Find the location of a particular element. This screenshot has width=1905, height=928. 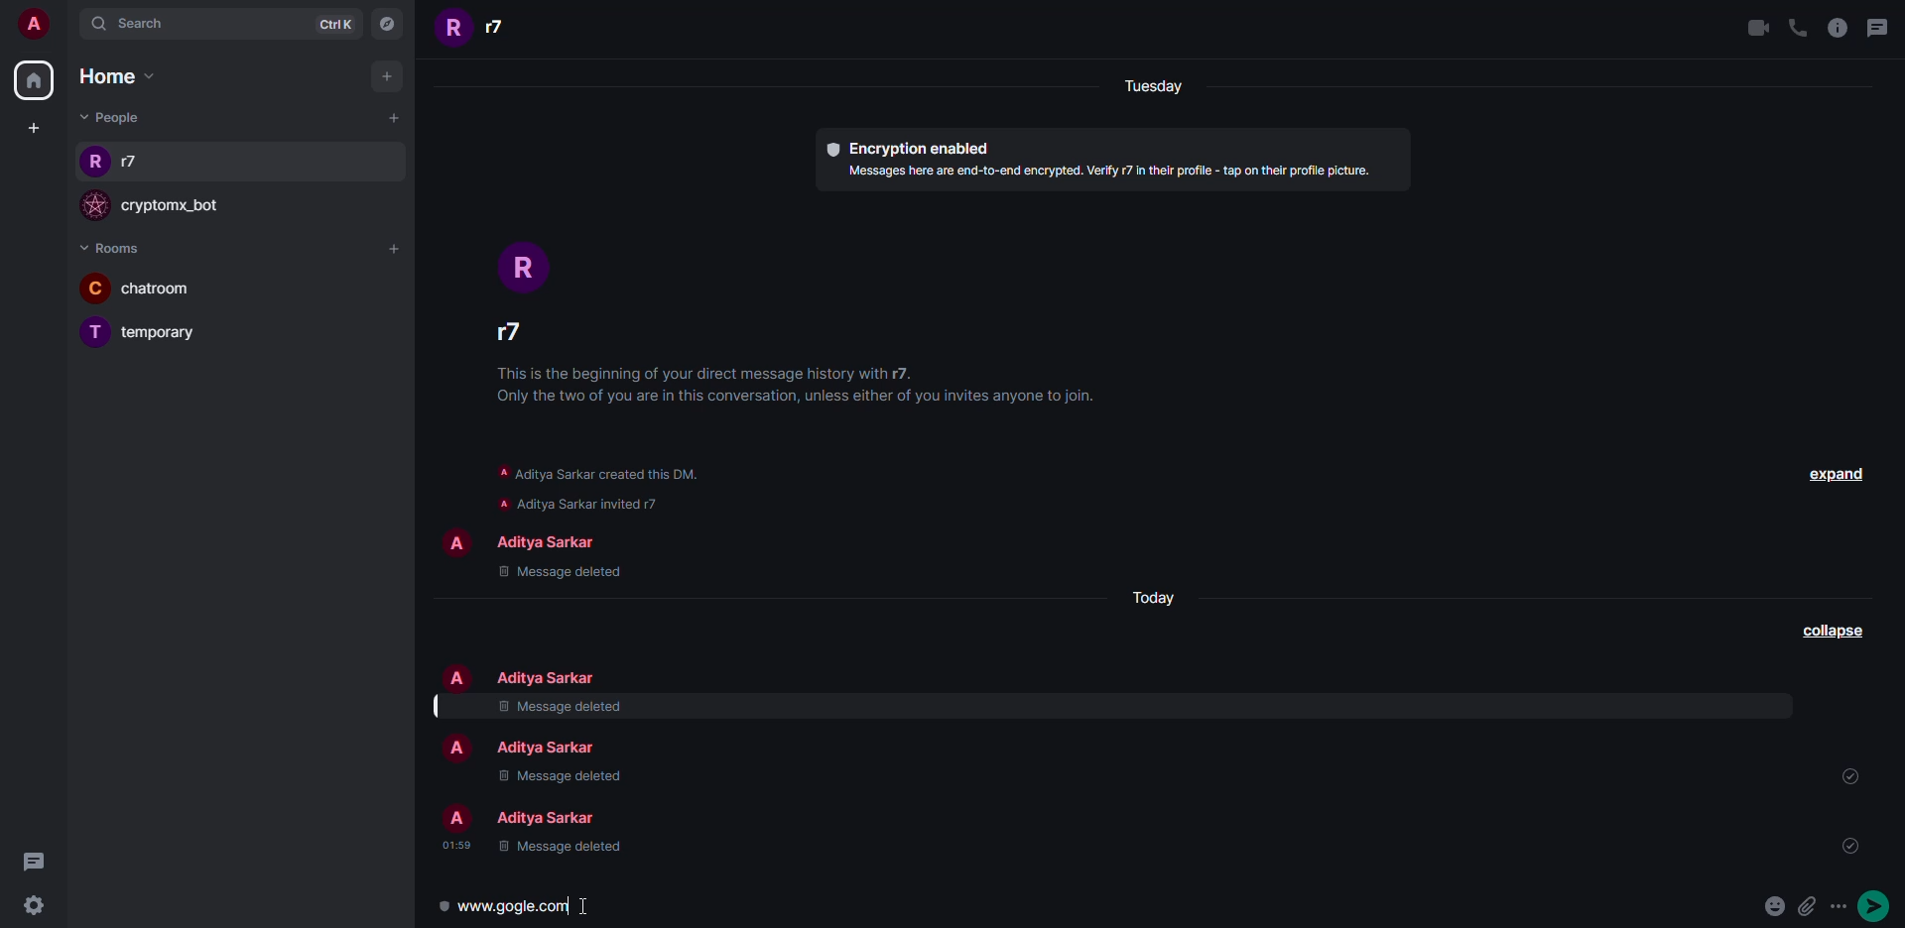

profile is located at coordinates (458, 750).